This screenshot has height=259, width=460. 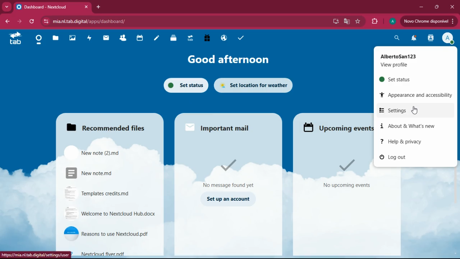 What do you see at coordinates (416, 94) in the screenshot?
I see `appearance` at bounding box center [416, 94].